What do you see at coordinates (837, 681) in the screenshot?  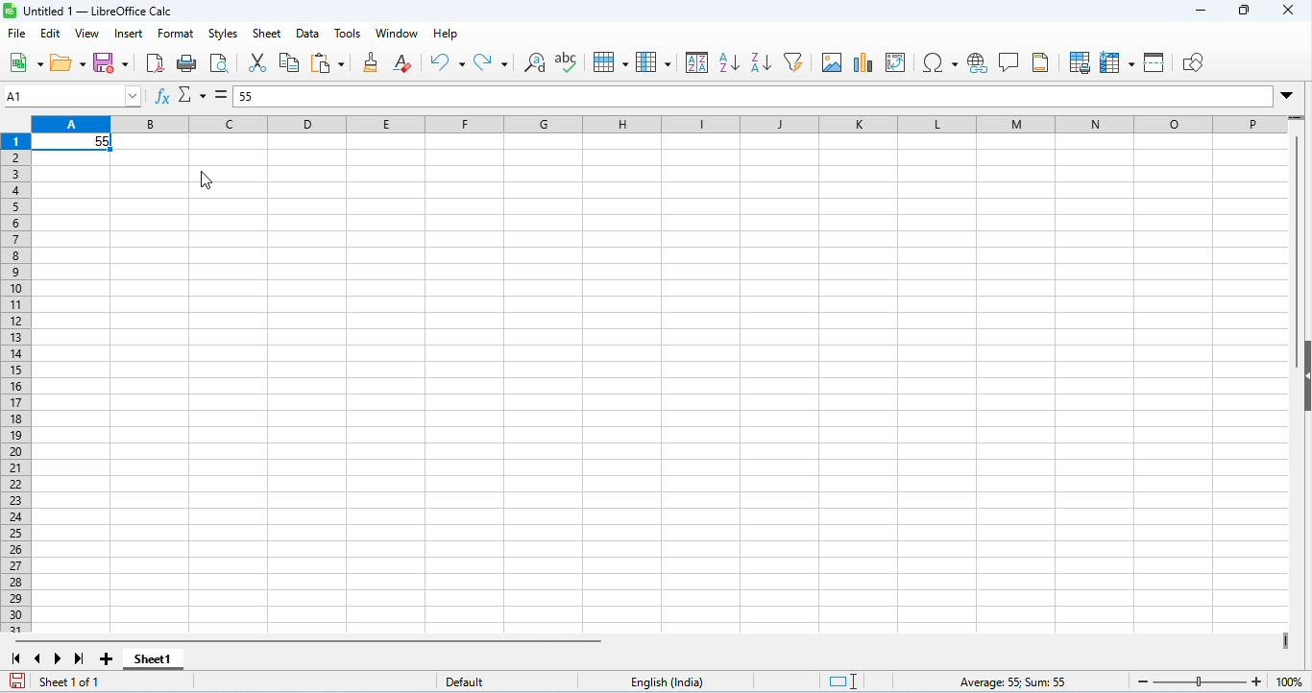 I see `standard selection` at bounding box center [837, 681].